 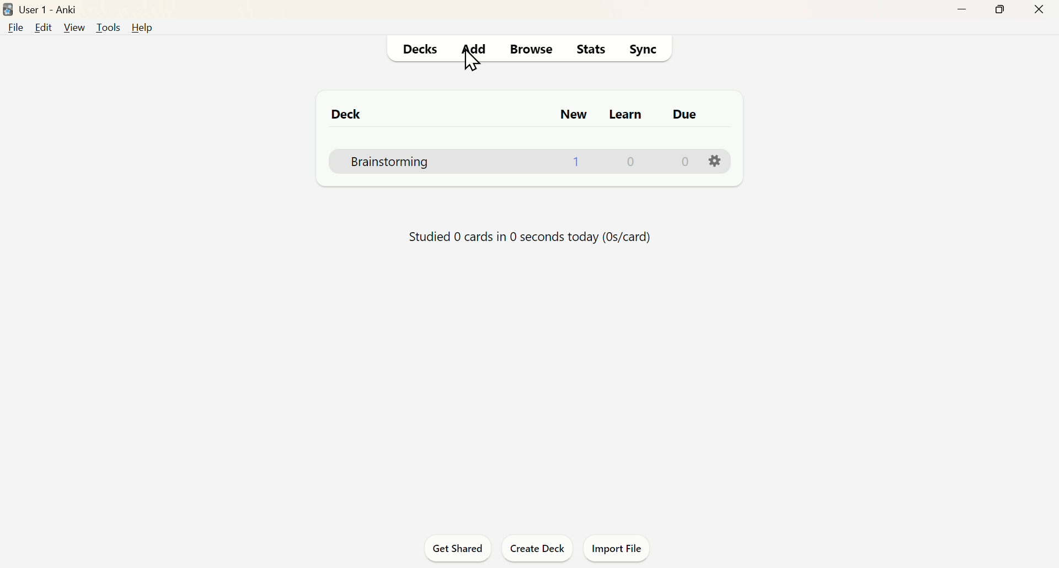 I want to click on Browse, so click(x=532, y=49).